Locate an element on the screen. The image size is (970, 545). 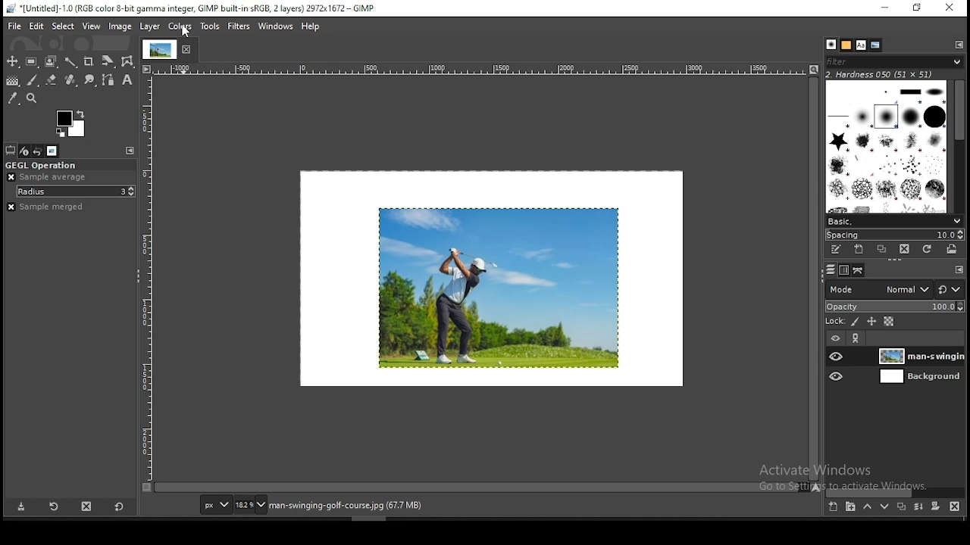
channels is located at coordinates (843, 272).